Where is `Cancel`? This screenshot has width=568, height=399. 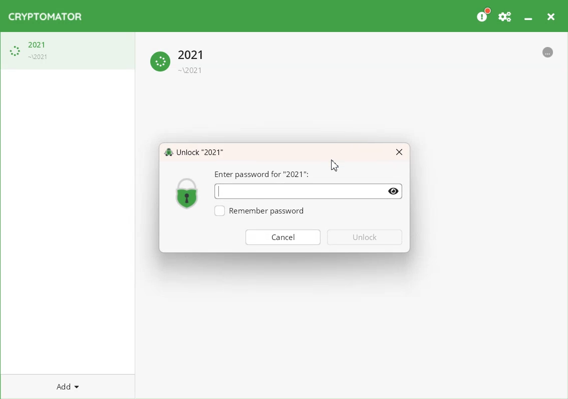
Cancel is located at coordinates (283, 236).